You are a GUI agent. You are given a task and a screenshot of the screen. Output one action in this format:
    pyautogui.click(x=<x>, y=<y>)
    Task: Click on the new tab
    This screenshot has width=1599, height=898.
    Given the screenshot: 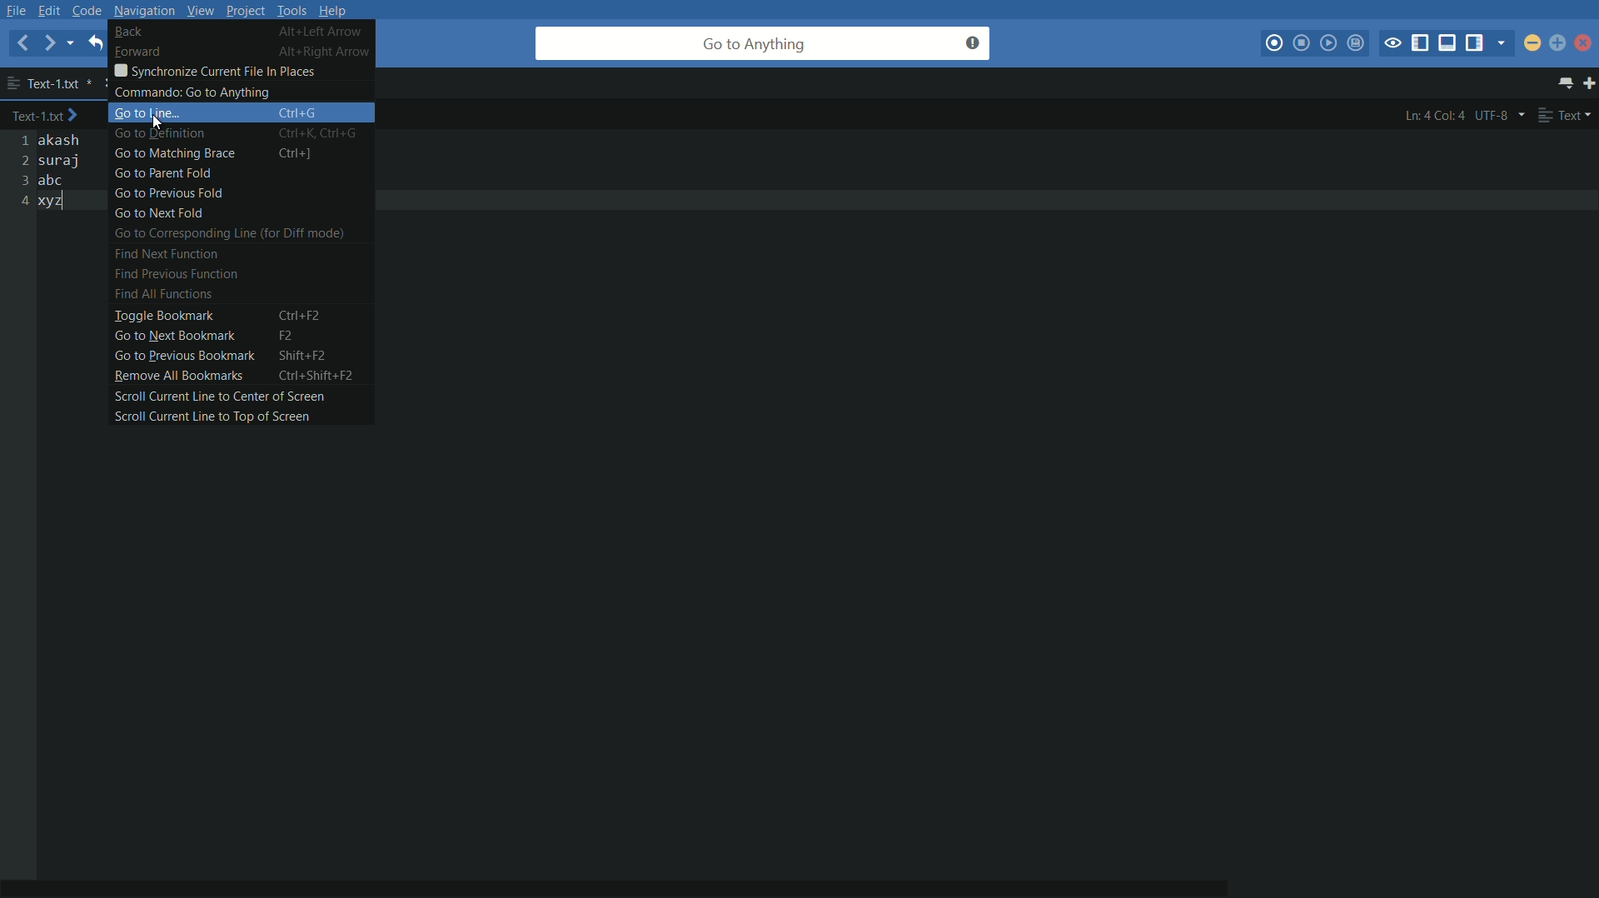 What is the action you would take?
    pyautogui.click(x=1589, y=85)
    